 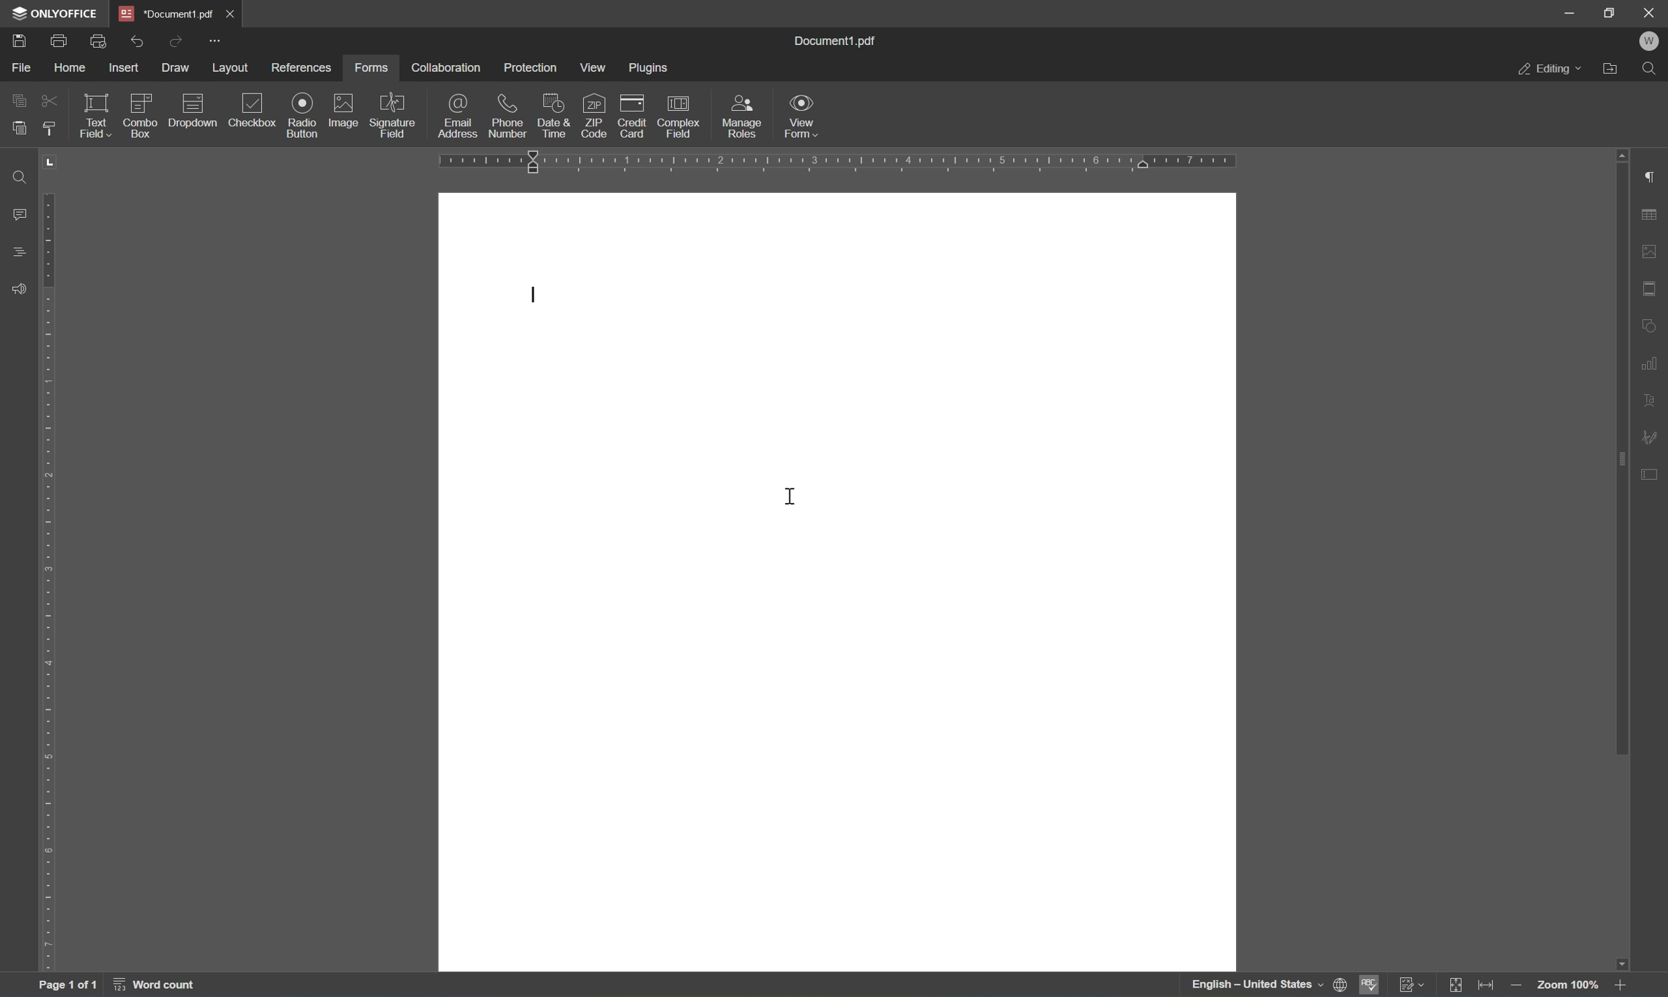 I want to click on layout, so click(x=229, y=69).